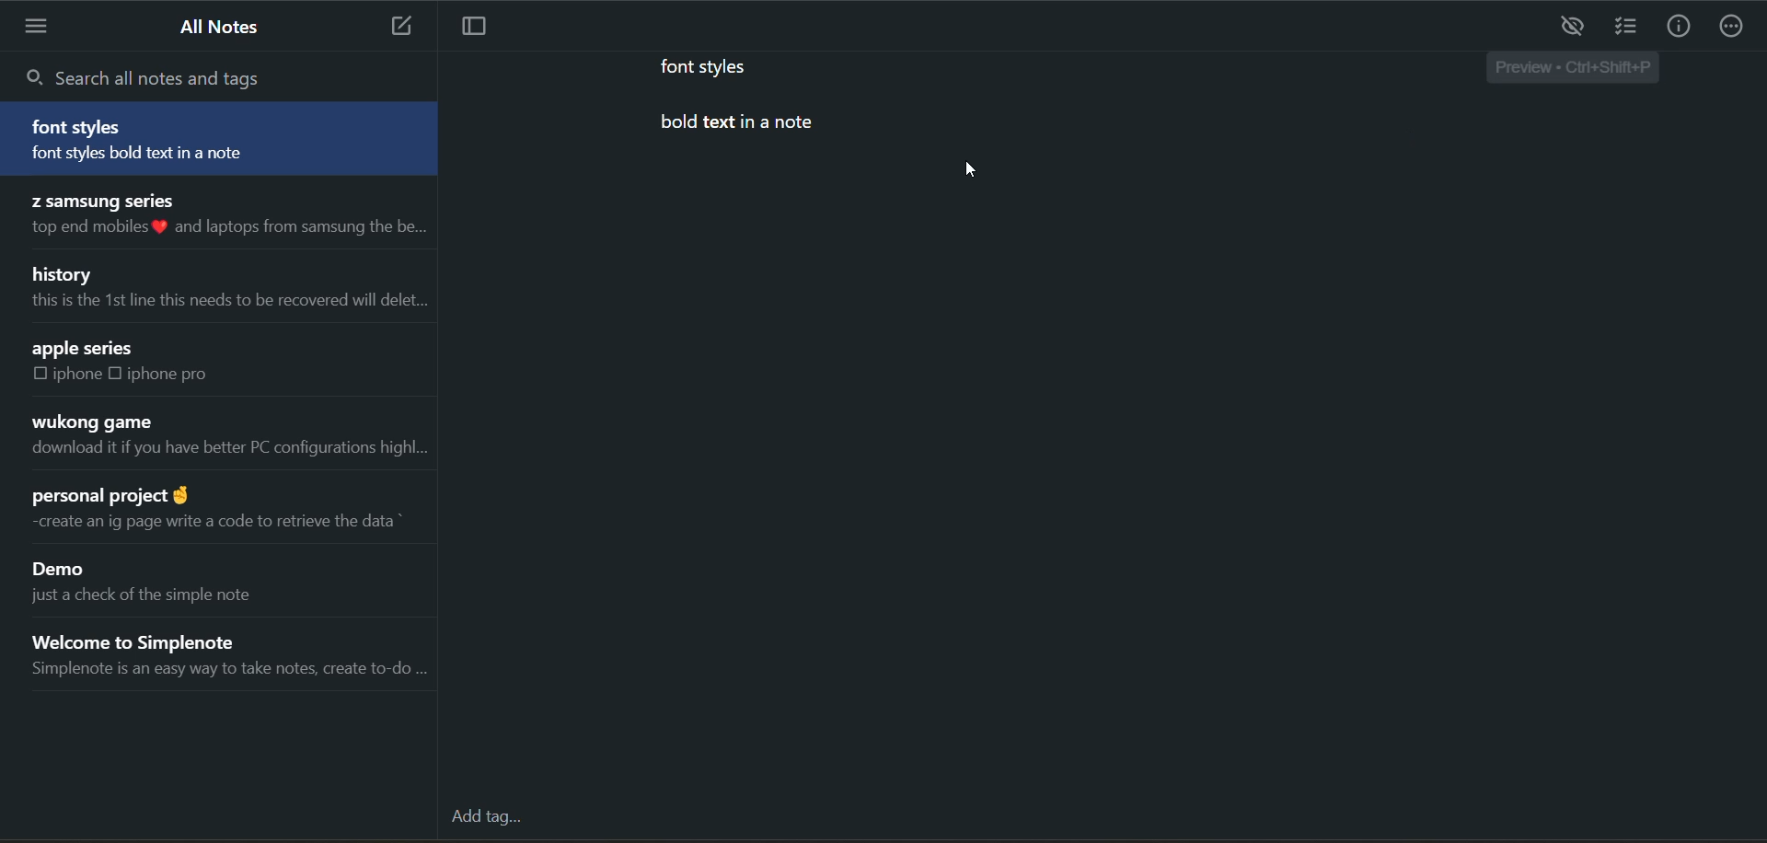  What do you see at coordinates (224, 28) in the screenshot?
I see `all notes` at bounding box center [224, 28].